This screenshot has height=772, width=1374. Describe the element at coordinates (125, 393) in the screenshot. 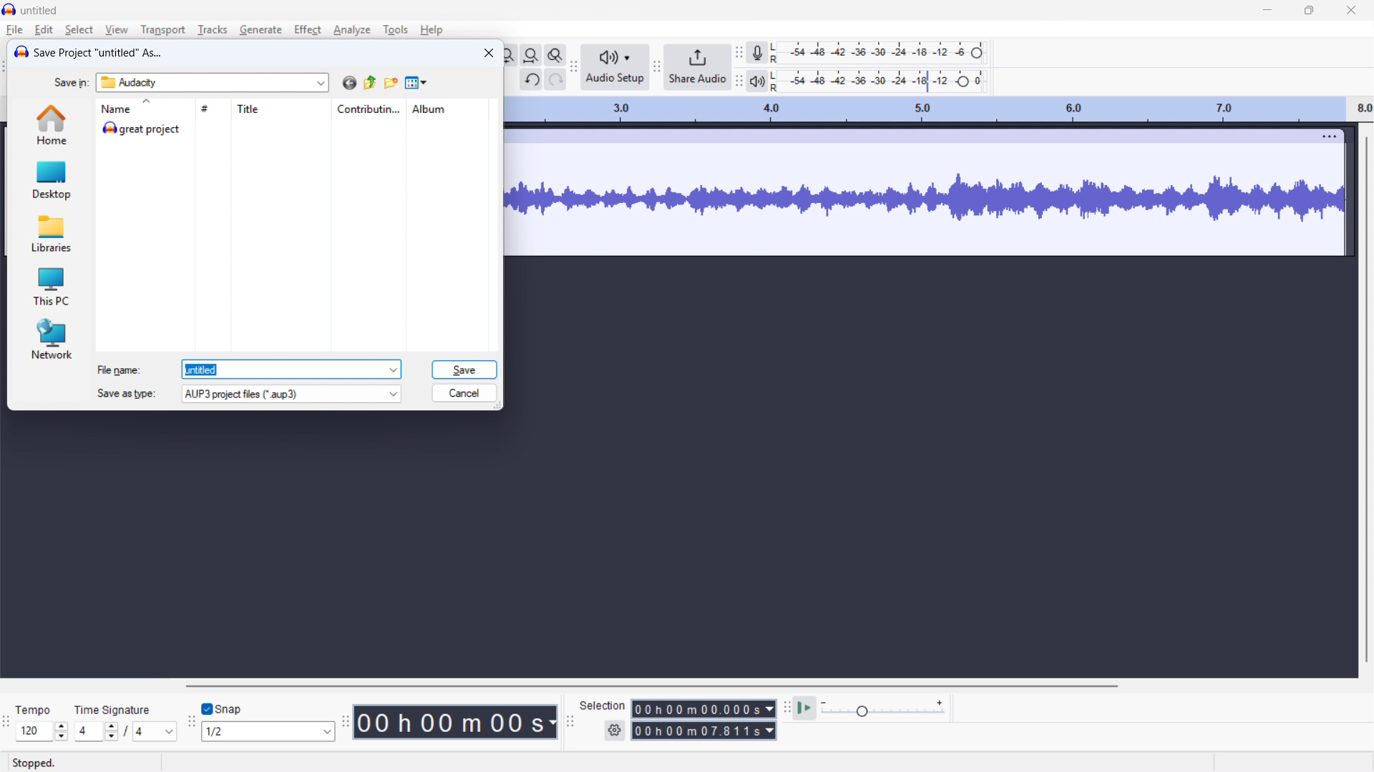

I see `save as type` at that location.